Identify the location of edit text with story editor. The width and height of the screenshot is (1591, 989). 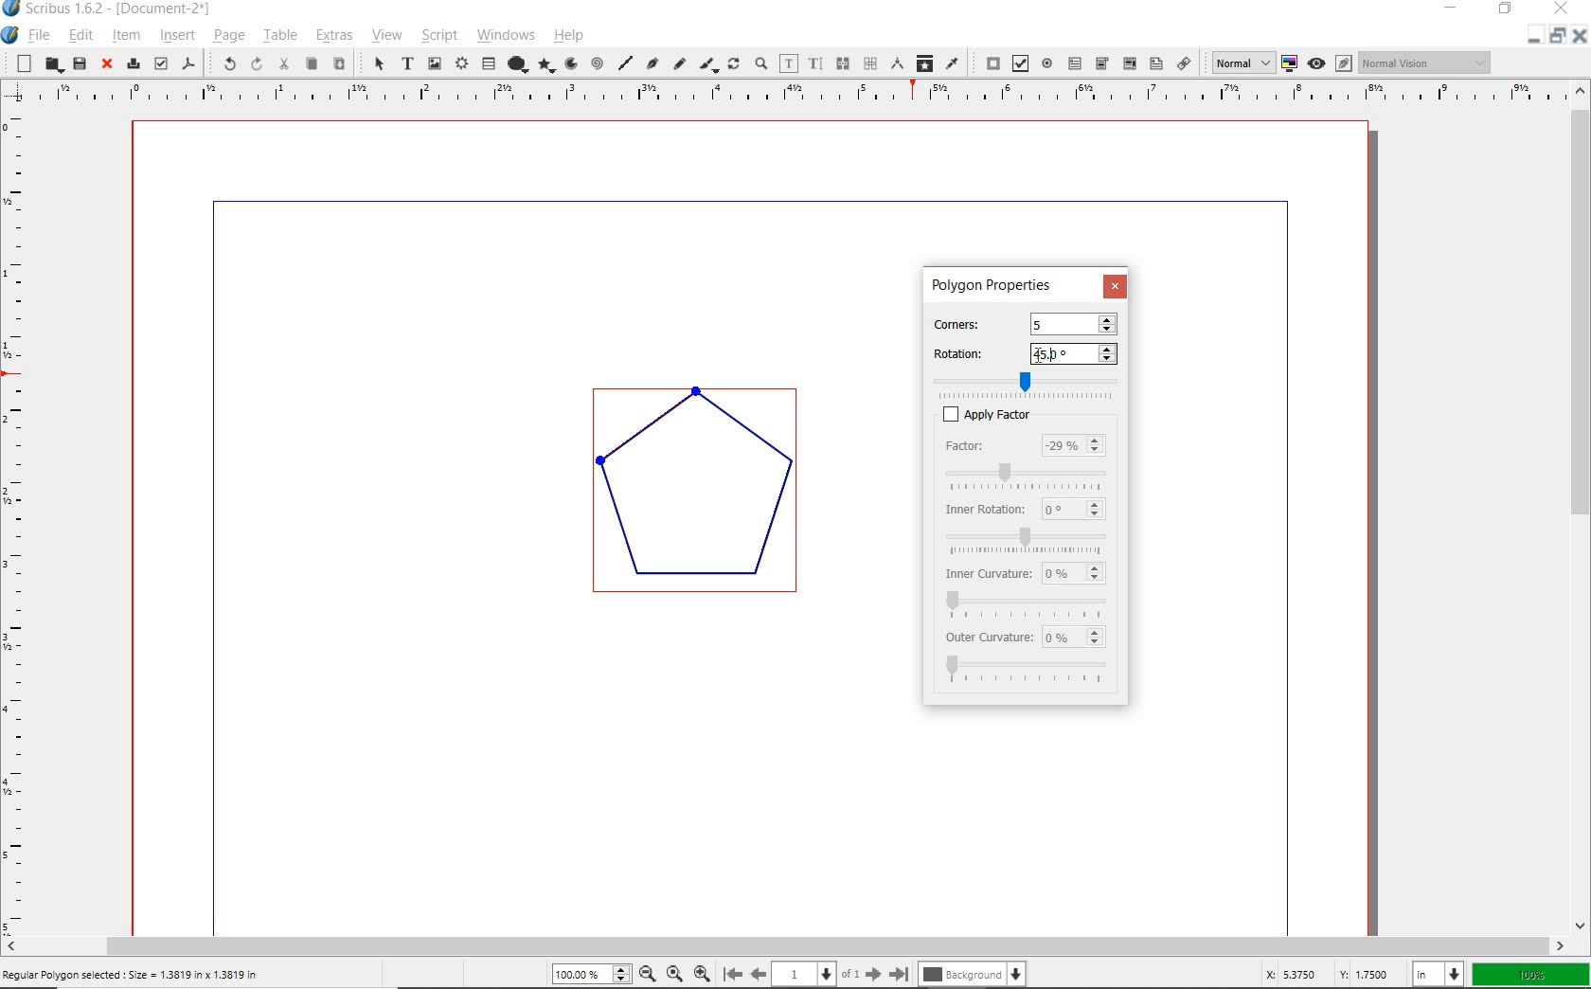
(816, 63).